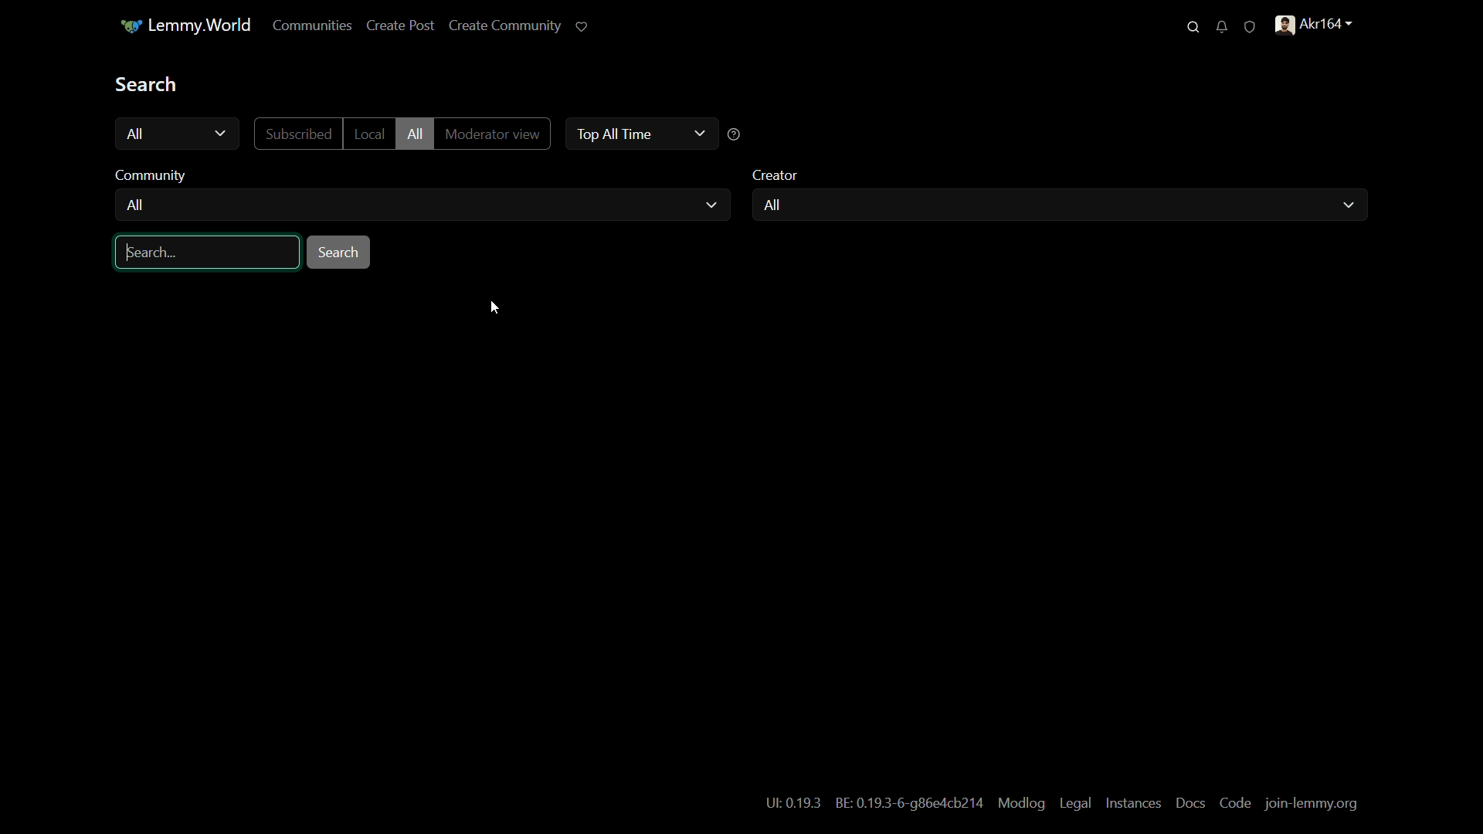 Image resolution: width=1483 pixels, height=834 pixels. What do you see at coordinates (490, 135) in the screenshot?
I see `moderator view` at bounding box center [490, 135].